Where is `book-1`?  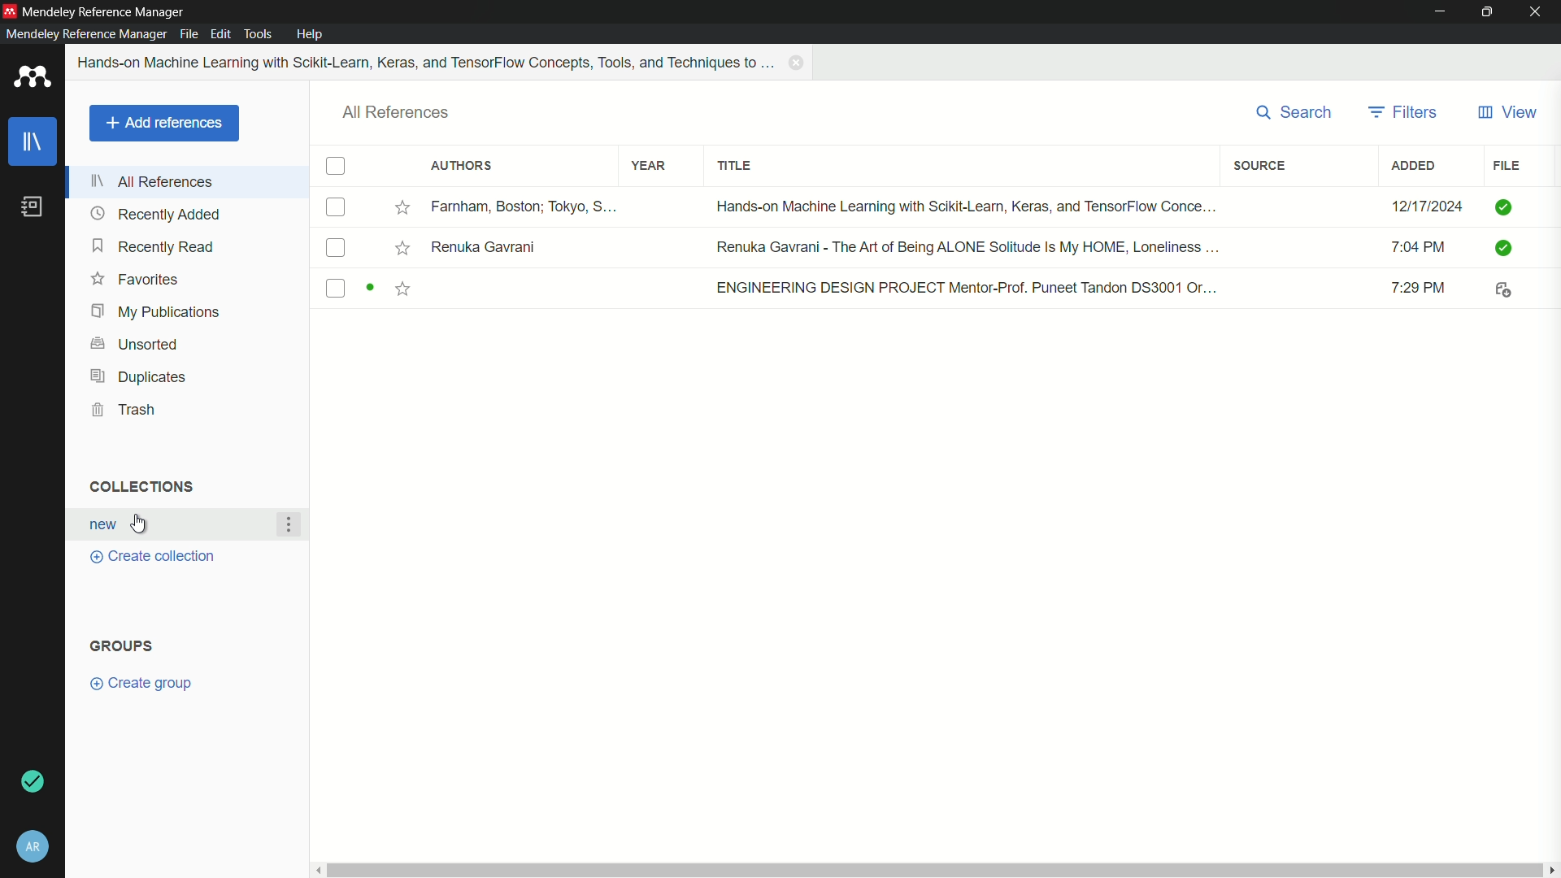 book-1 is located at coordinates (928, 204).